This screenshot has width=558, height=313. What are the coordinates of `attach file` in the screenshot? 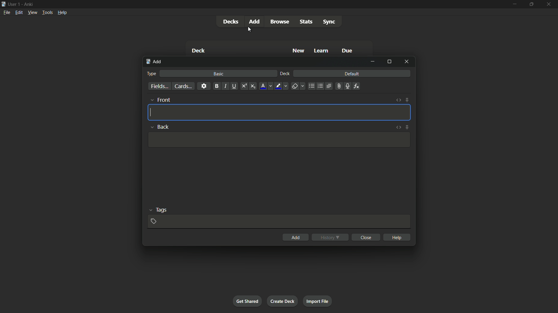 It's located at (338, 86).